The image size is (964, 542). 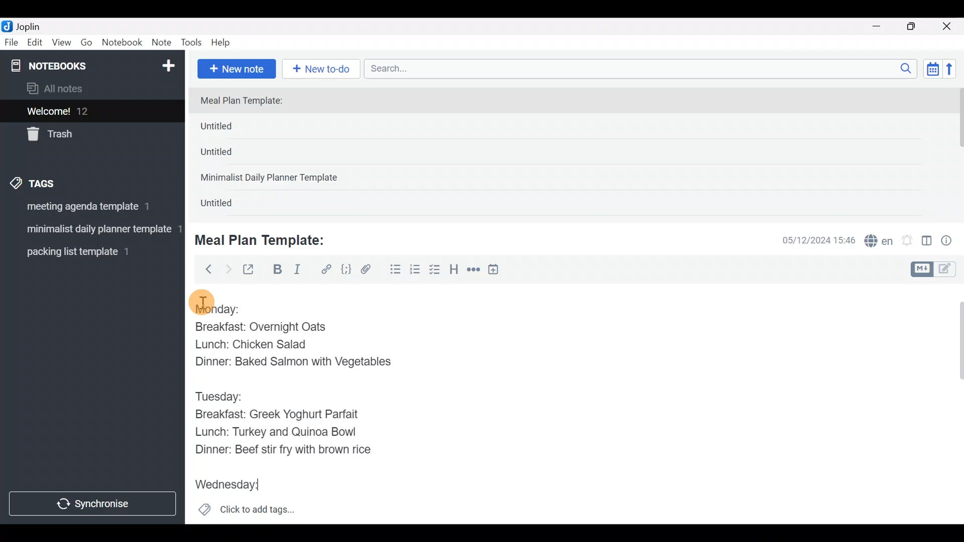 I want to click on Help, so click(x=224, y=41).